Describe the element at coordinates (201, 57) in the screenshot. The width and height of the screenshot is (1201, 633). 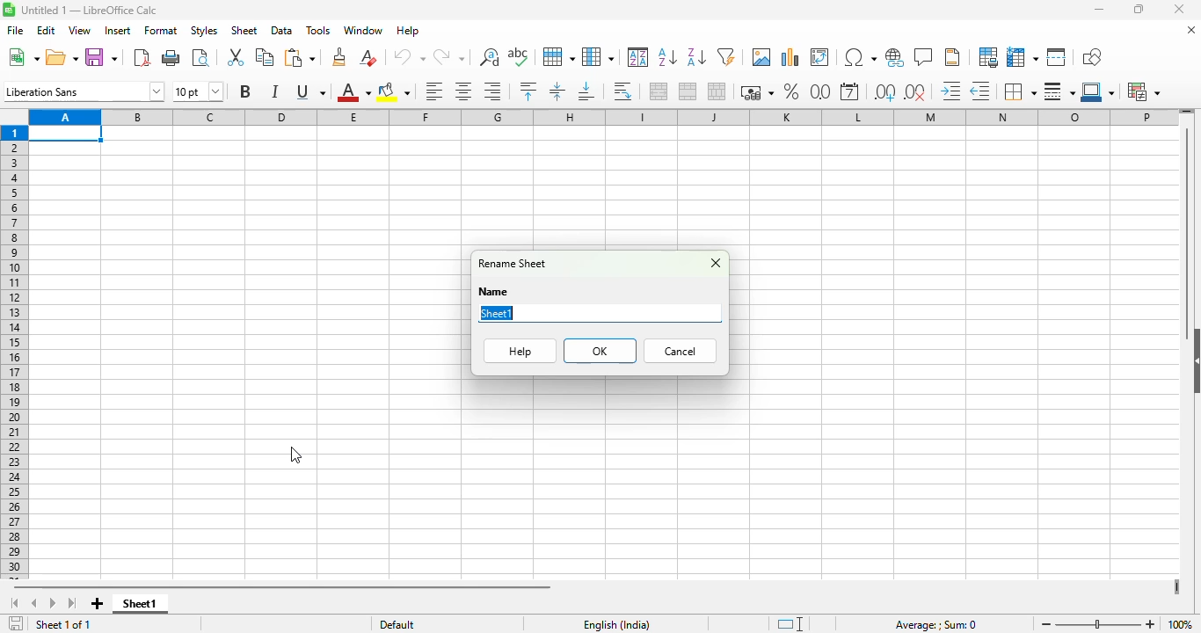
I see `toggle print preview` at that location.